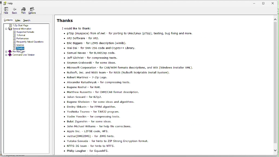 The image size is (279, 157). Describe the element at coordinates (275, 86) in the screenshot. I see `Vertical scroll bar` at that location.